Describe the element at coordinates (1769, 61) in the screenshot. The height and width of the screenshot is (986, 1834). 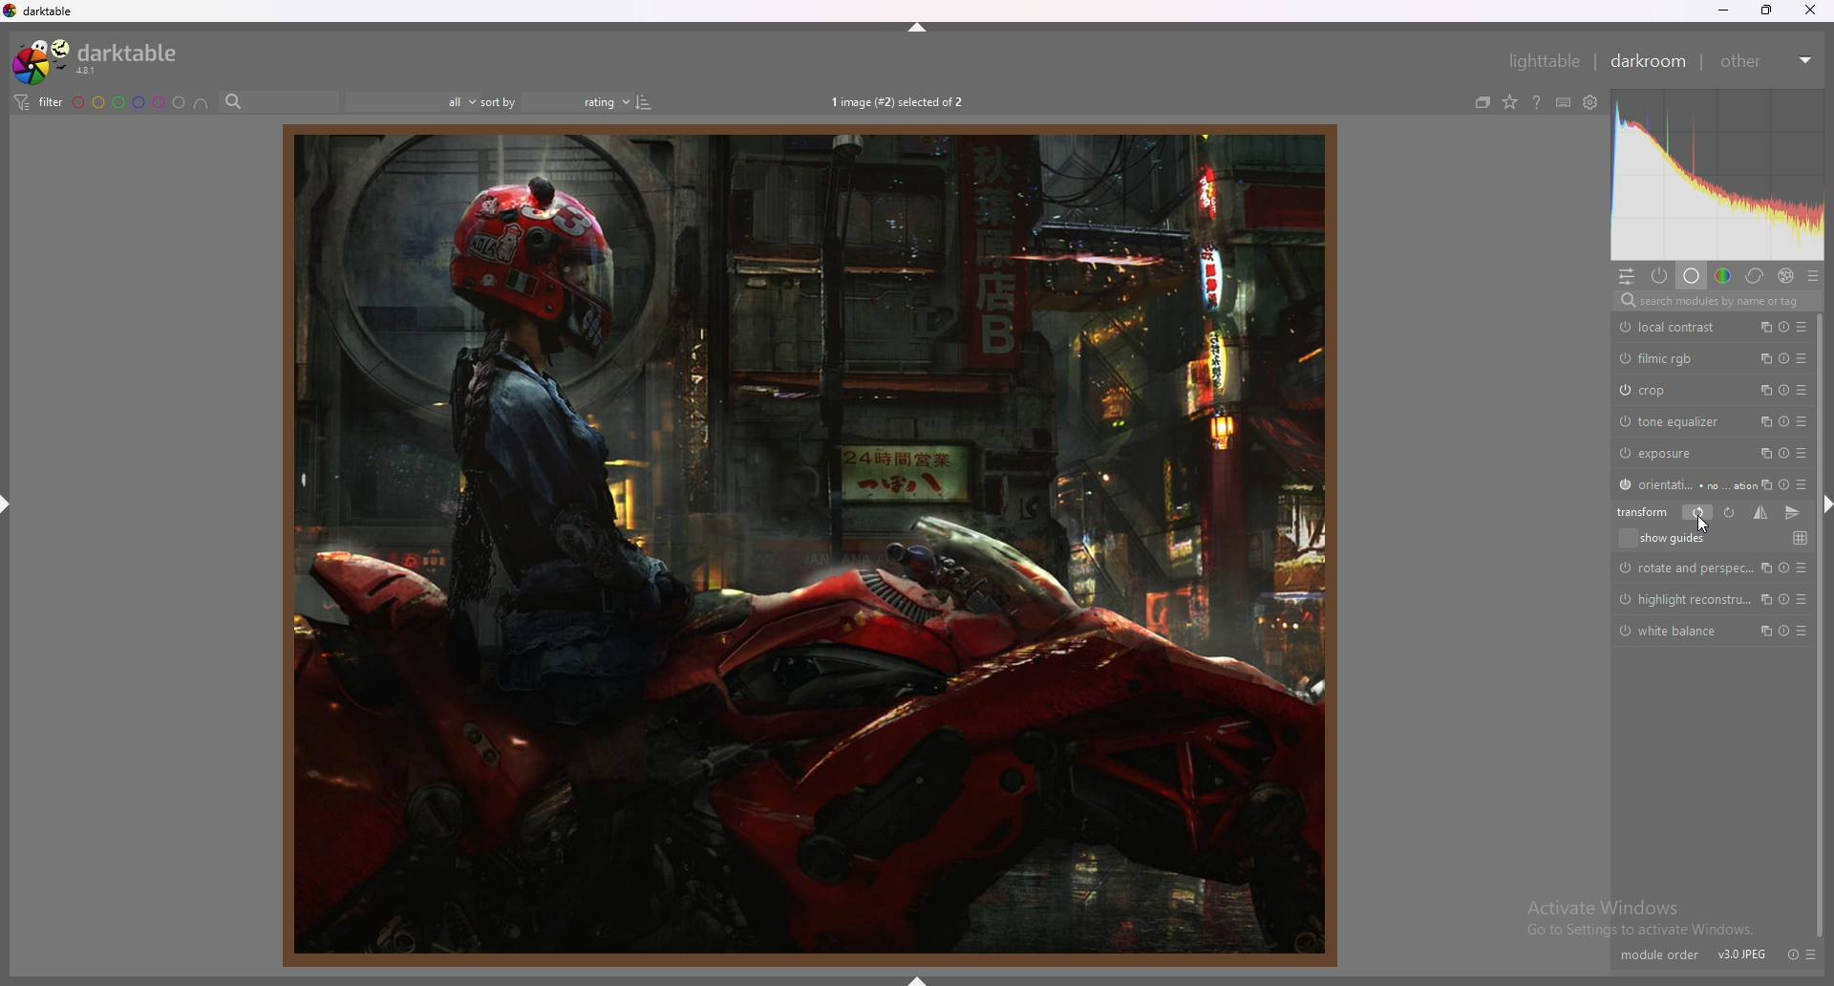
I see `other` at that location.